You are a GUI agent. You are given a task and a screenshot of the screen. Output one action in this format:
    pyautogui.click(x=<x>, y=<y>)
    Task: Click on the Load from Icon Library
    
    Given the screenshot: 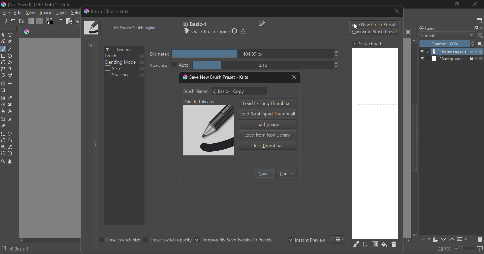 What is the action you would take?
    pyautogui.click(x=267, y=134)
    